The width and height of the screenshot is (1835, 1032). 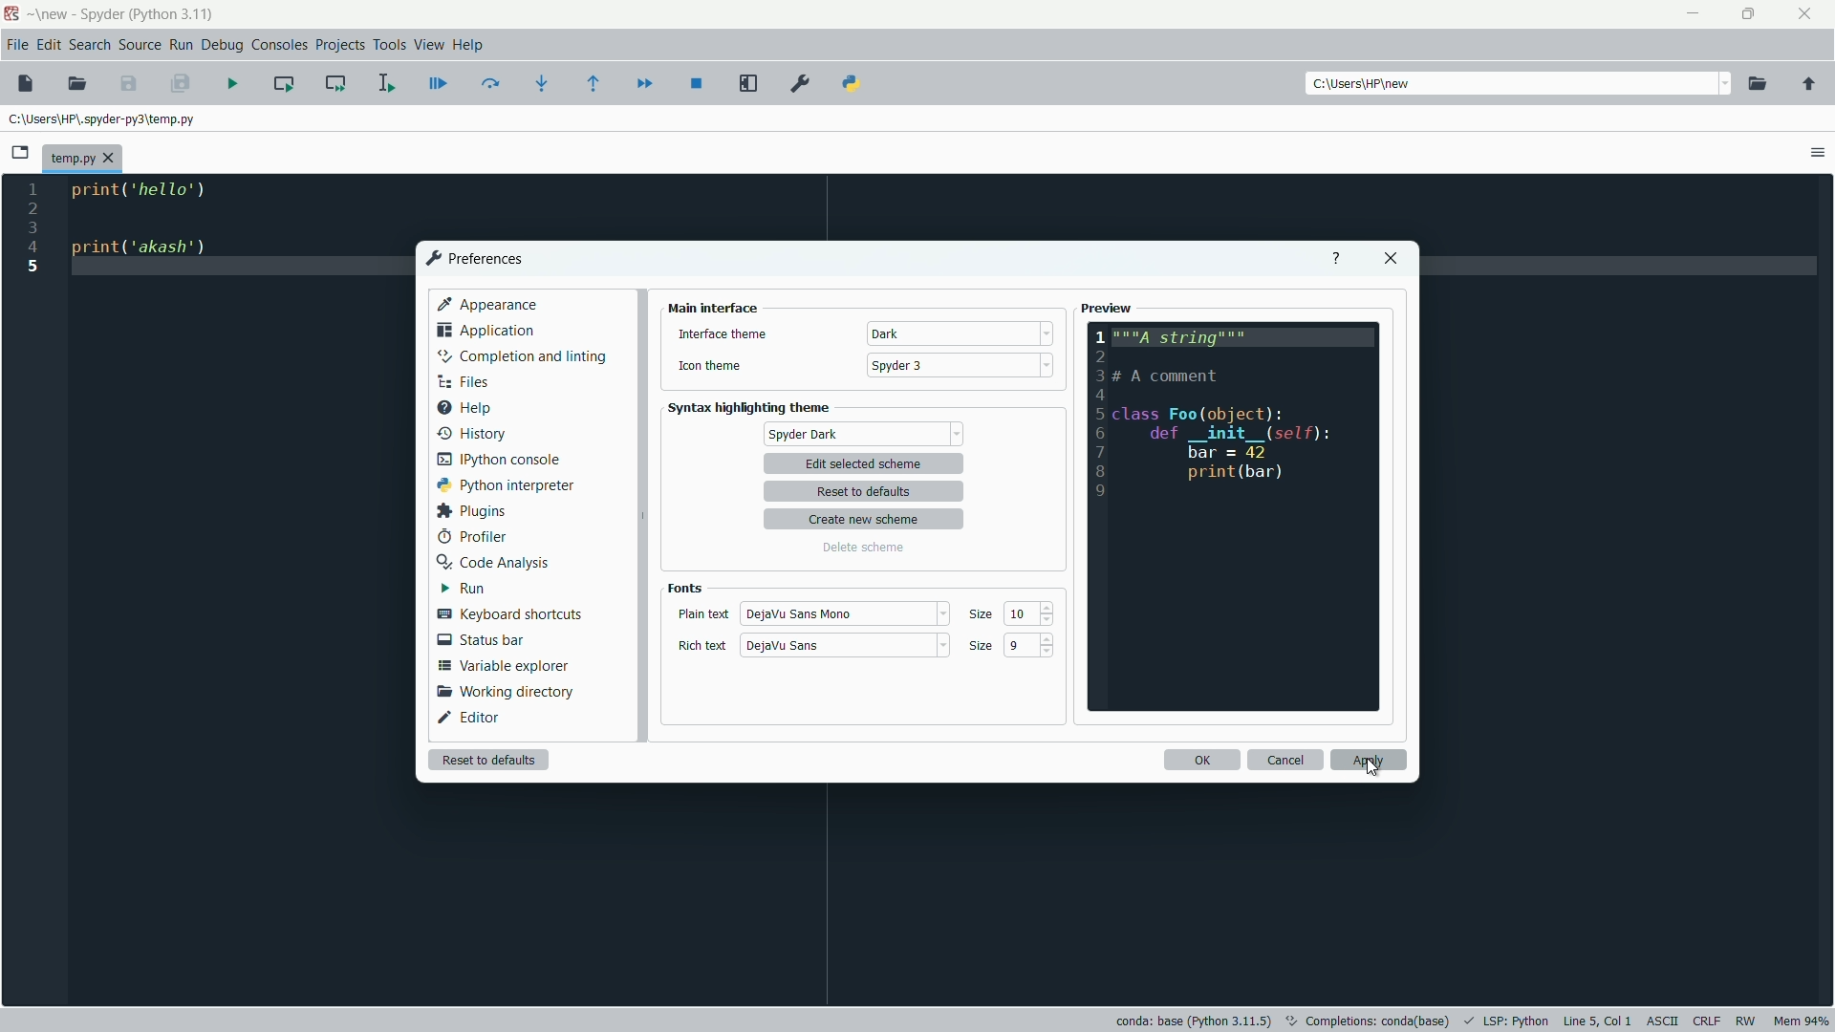 I want to click on python path manager, so click(x=852, y=84).